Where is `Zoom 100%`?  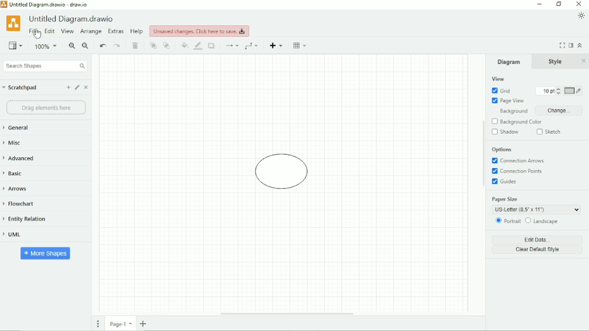 Zoom 100% is located at coordinates (46, 47).